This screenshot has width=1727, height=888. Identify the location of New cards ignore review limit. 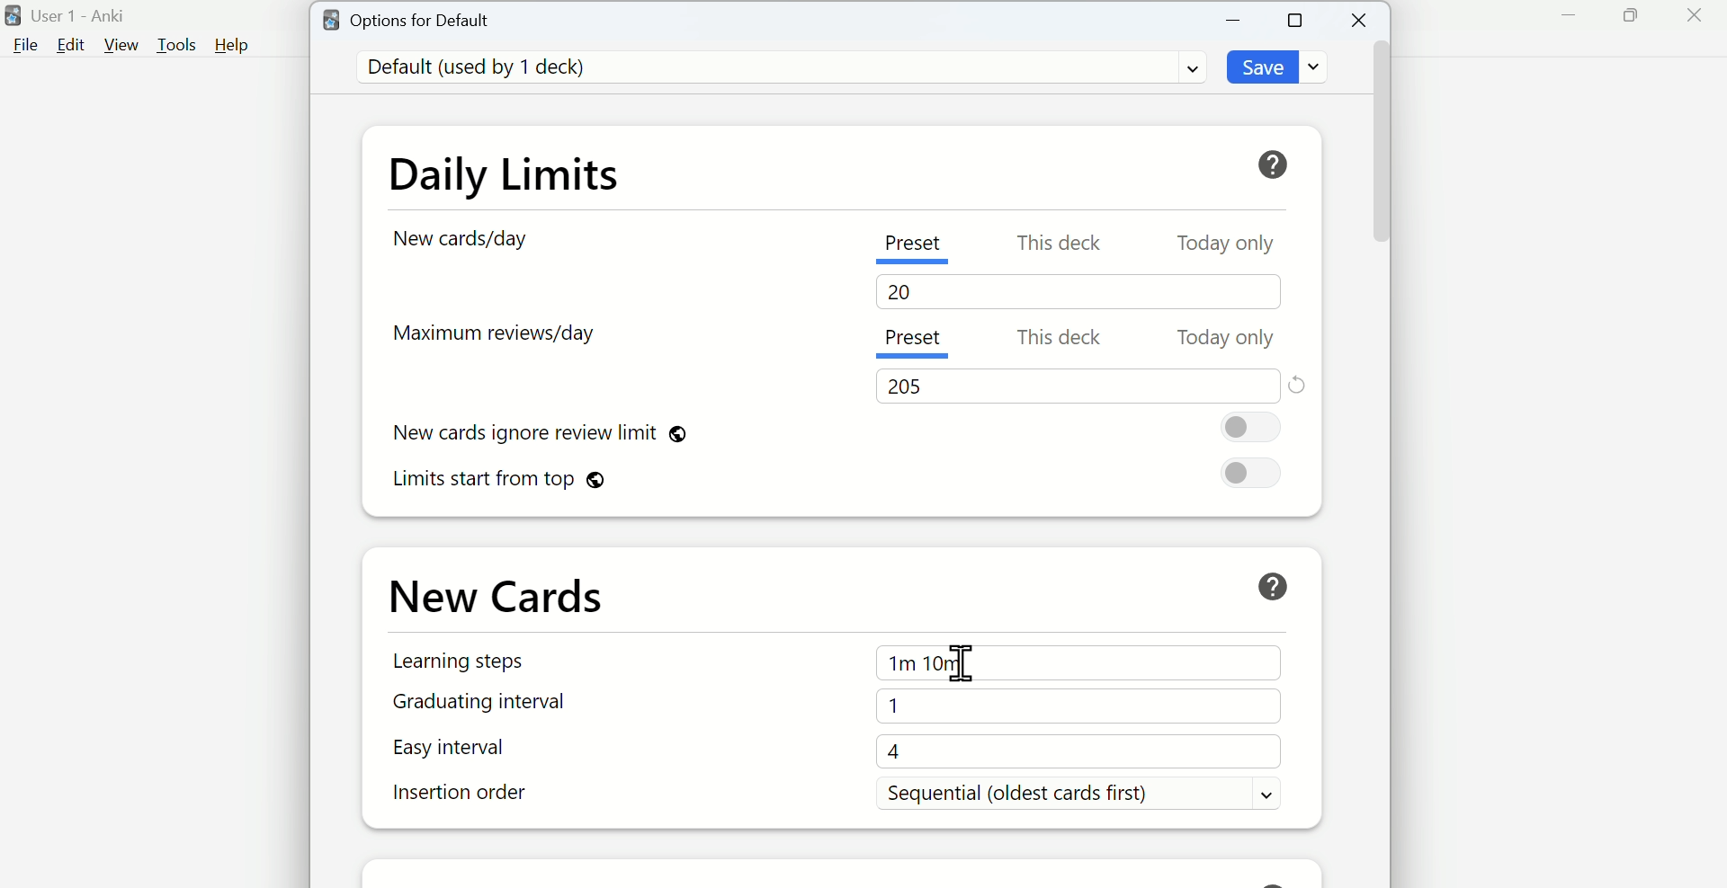
(562, 429).